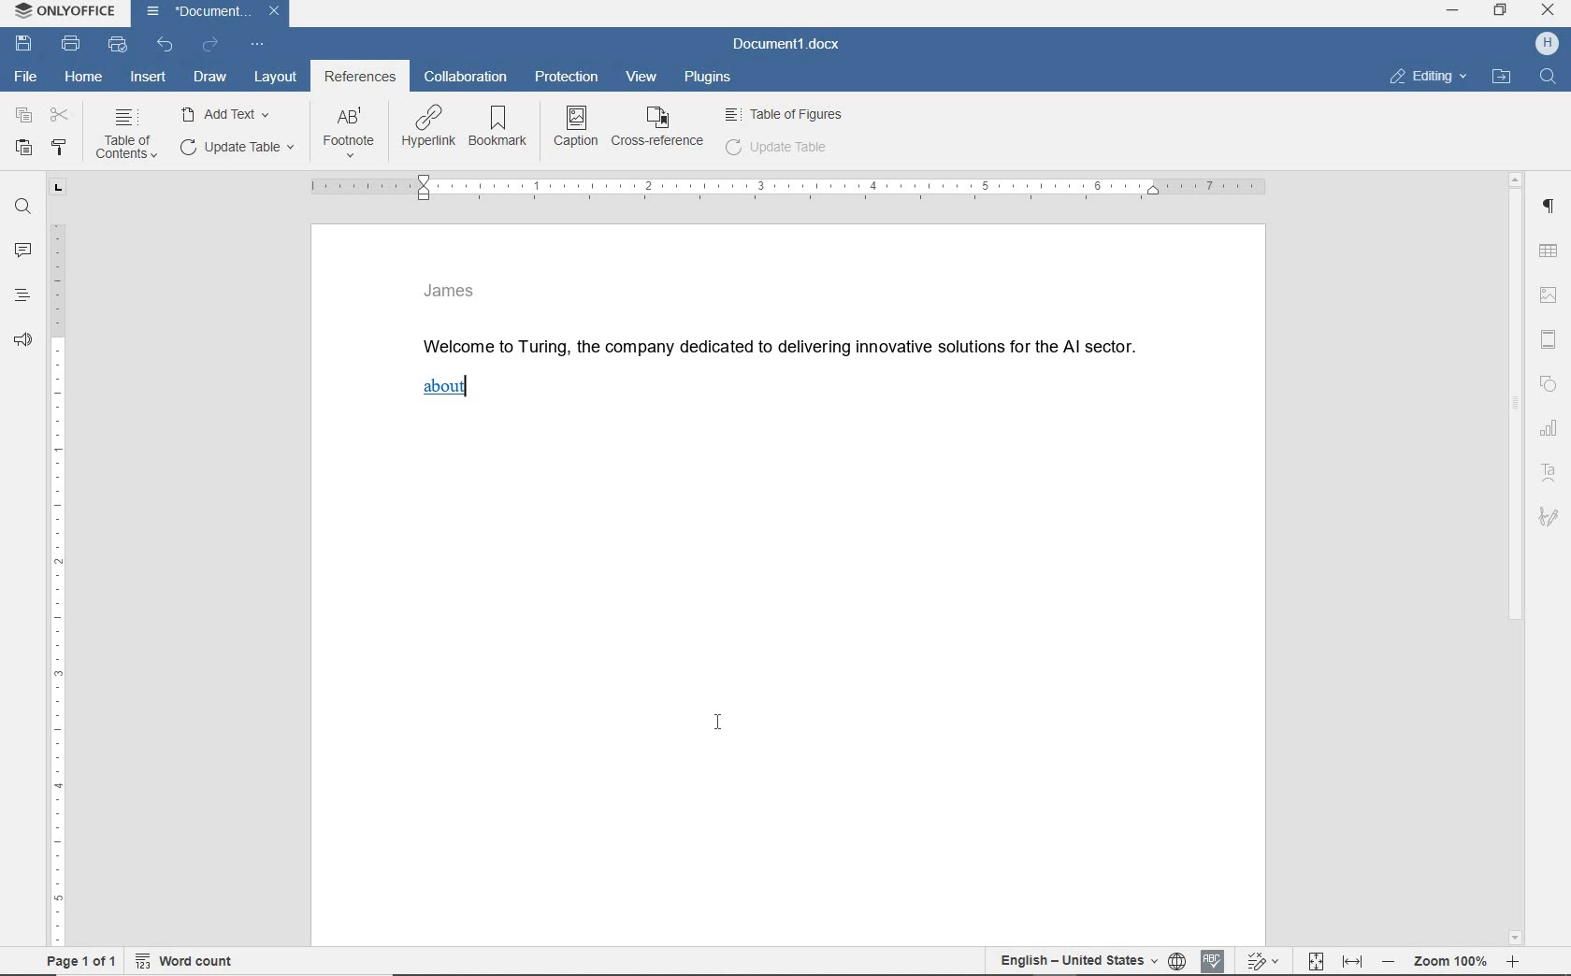 The image size is (1571, 976). What do you see at coordinates (1548, 45) in the screenshot?
I see `username` at bounding box center [1548, 45].